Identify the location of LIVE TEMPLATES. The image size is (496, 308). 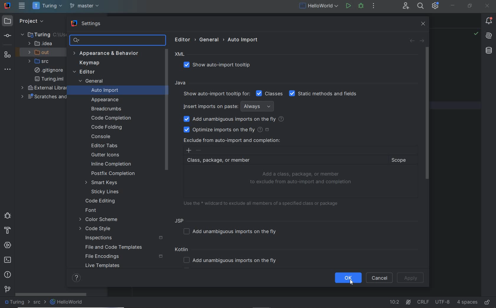
(105, 267).